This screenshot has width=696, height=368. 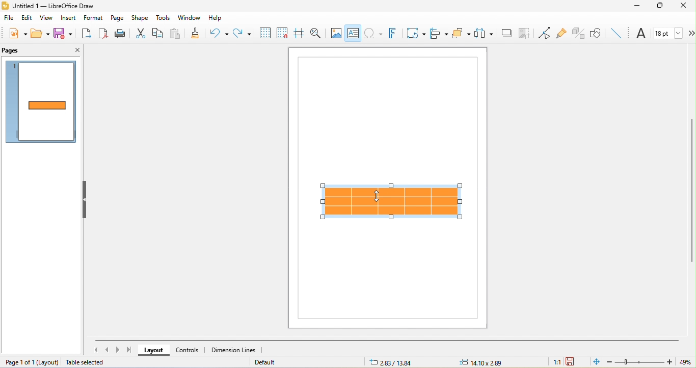 I want to click on helpline while moving, so click(x=299, y=33).